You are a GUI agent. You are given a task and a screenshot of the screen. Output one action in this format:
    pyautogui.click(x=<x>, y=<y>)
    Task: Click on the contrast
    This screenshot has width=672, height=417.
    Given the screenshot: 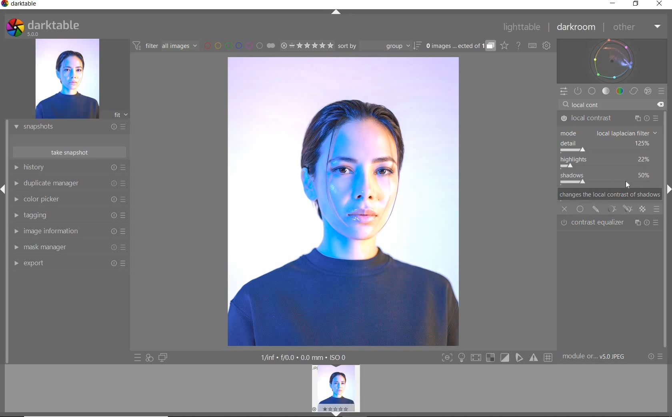 What is the action you would take?
    pyautogui.click(x=609, y=180)
    